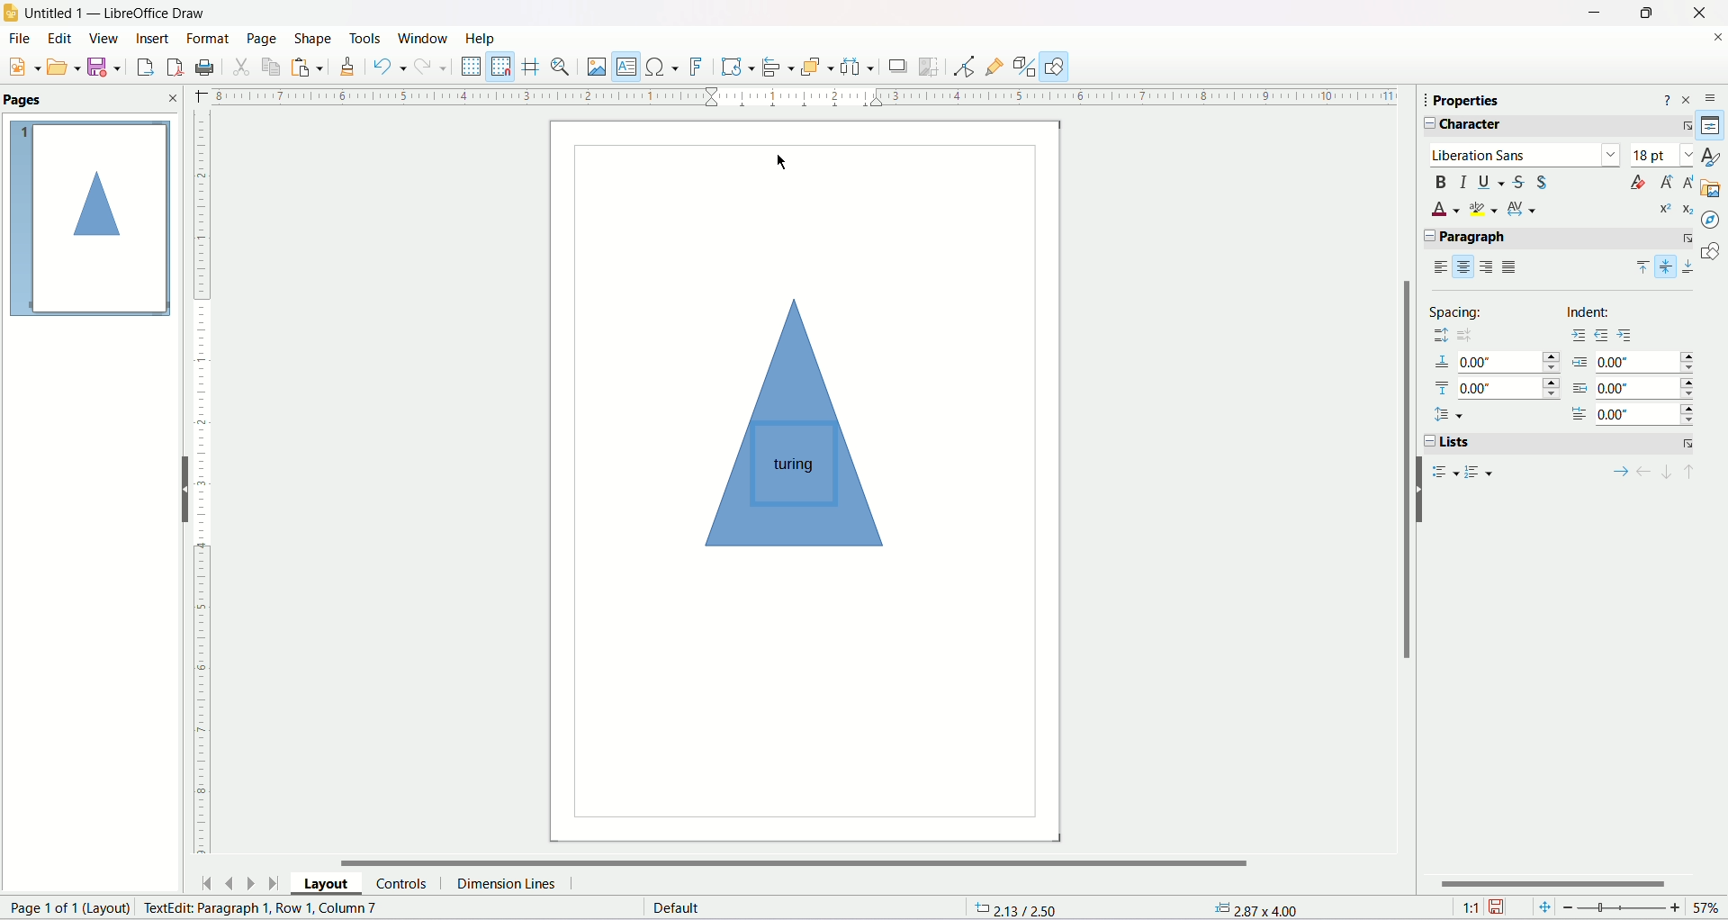 The image size is (1728, 920). I want to click on bold, so click(1441, 180).